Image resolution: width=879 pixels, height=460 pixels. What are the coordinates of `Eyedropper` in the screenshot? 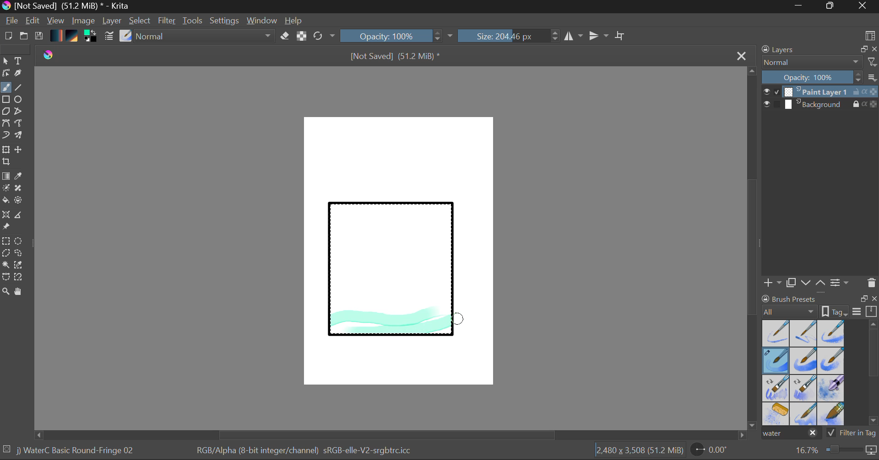 It's located at (20, 177).